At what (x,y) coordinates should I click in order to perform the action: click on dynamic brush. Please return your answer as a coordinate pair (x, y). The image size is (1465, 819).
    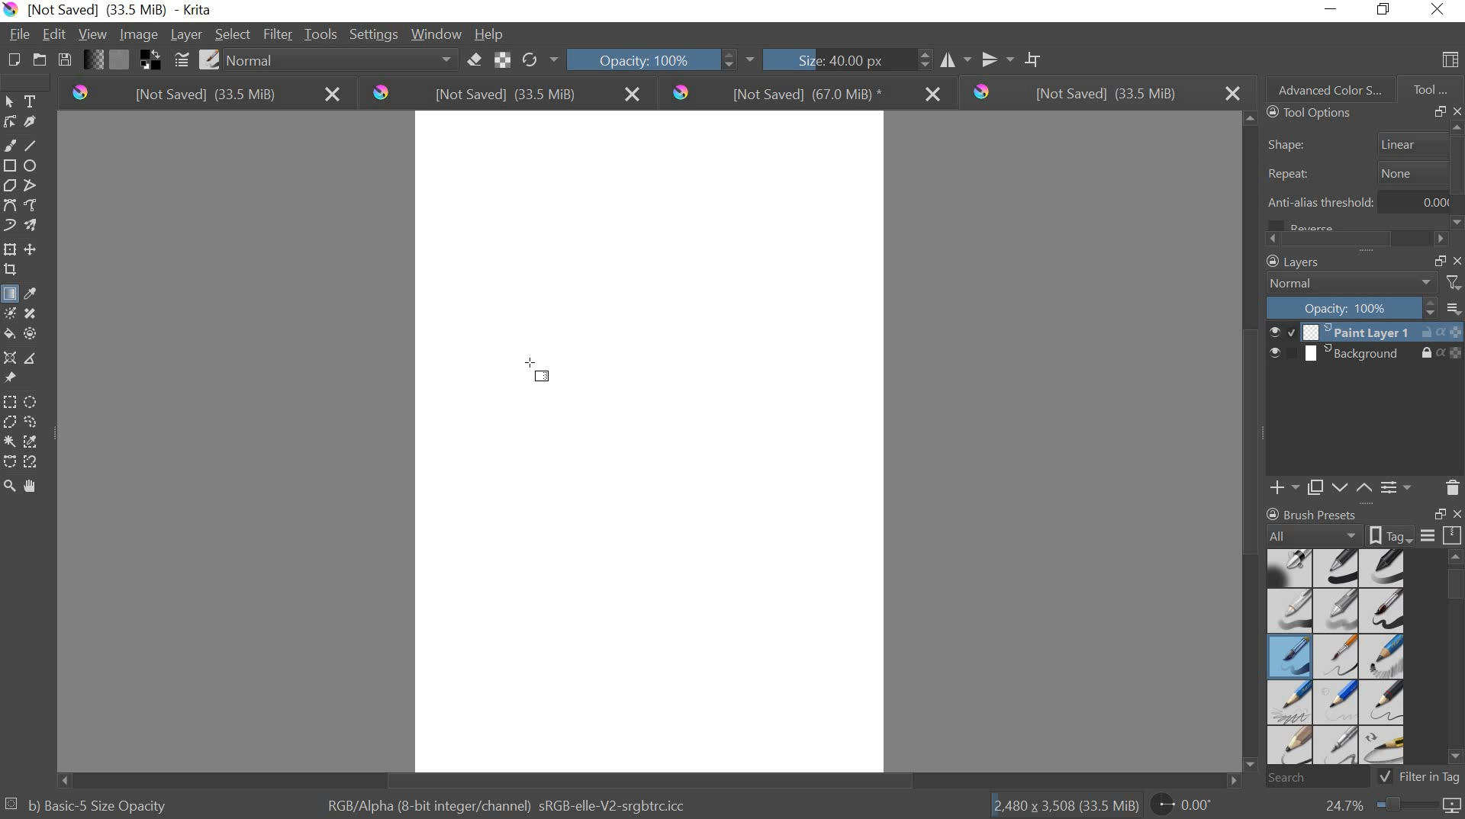
    Looking at the image, I should click on (9, 224).